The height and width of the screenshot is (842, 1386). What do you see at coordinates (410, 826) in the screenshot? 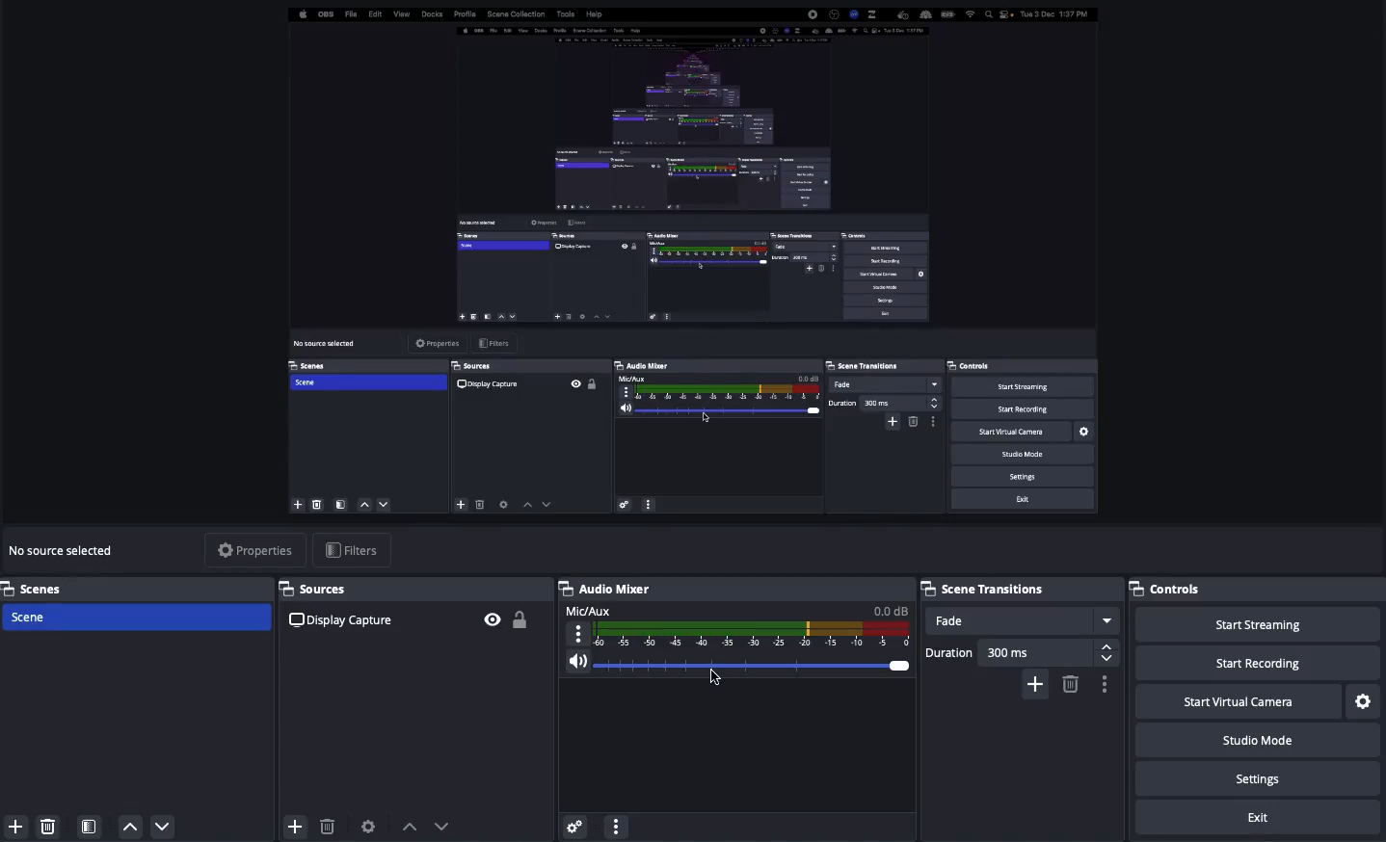
I see `Move up` at bounding box center [410, 826].